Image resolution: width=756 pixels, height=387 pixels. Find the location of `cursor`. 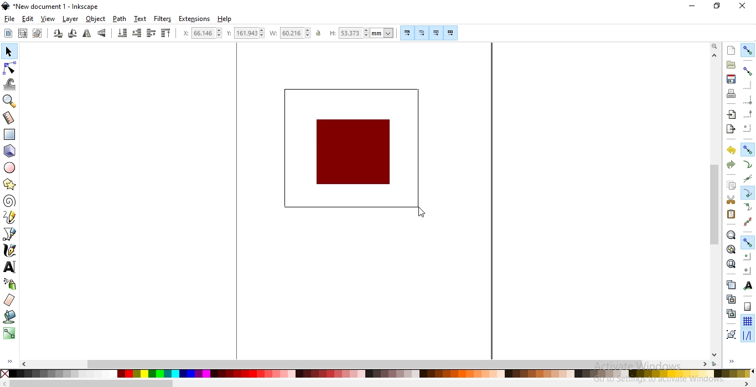

cursor is located at coordinates (421, 213).